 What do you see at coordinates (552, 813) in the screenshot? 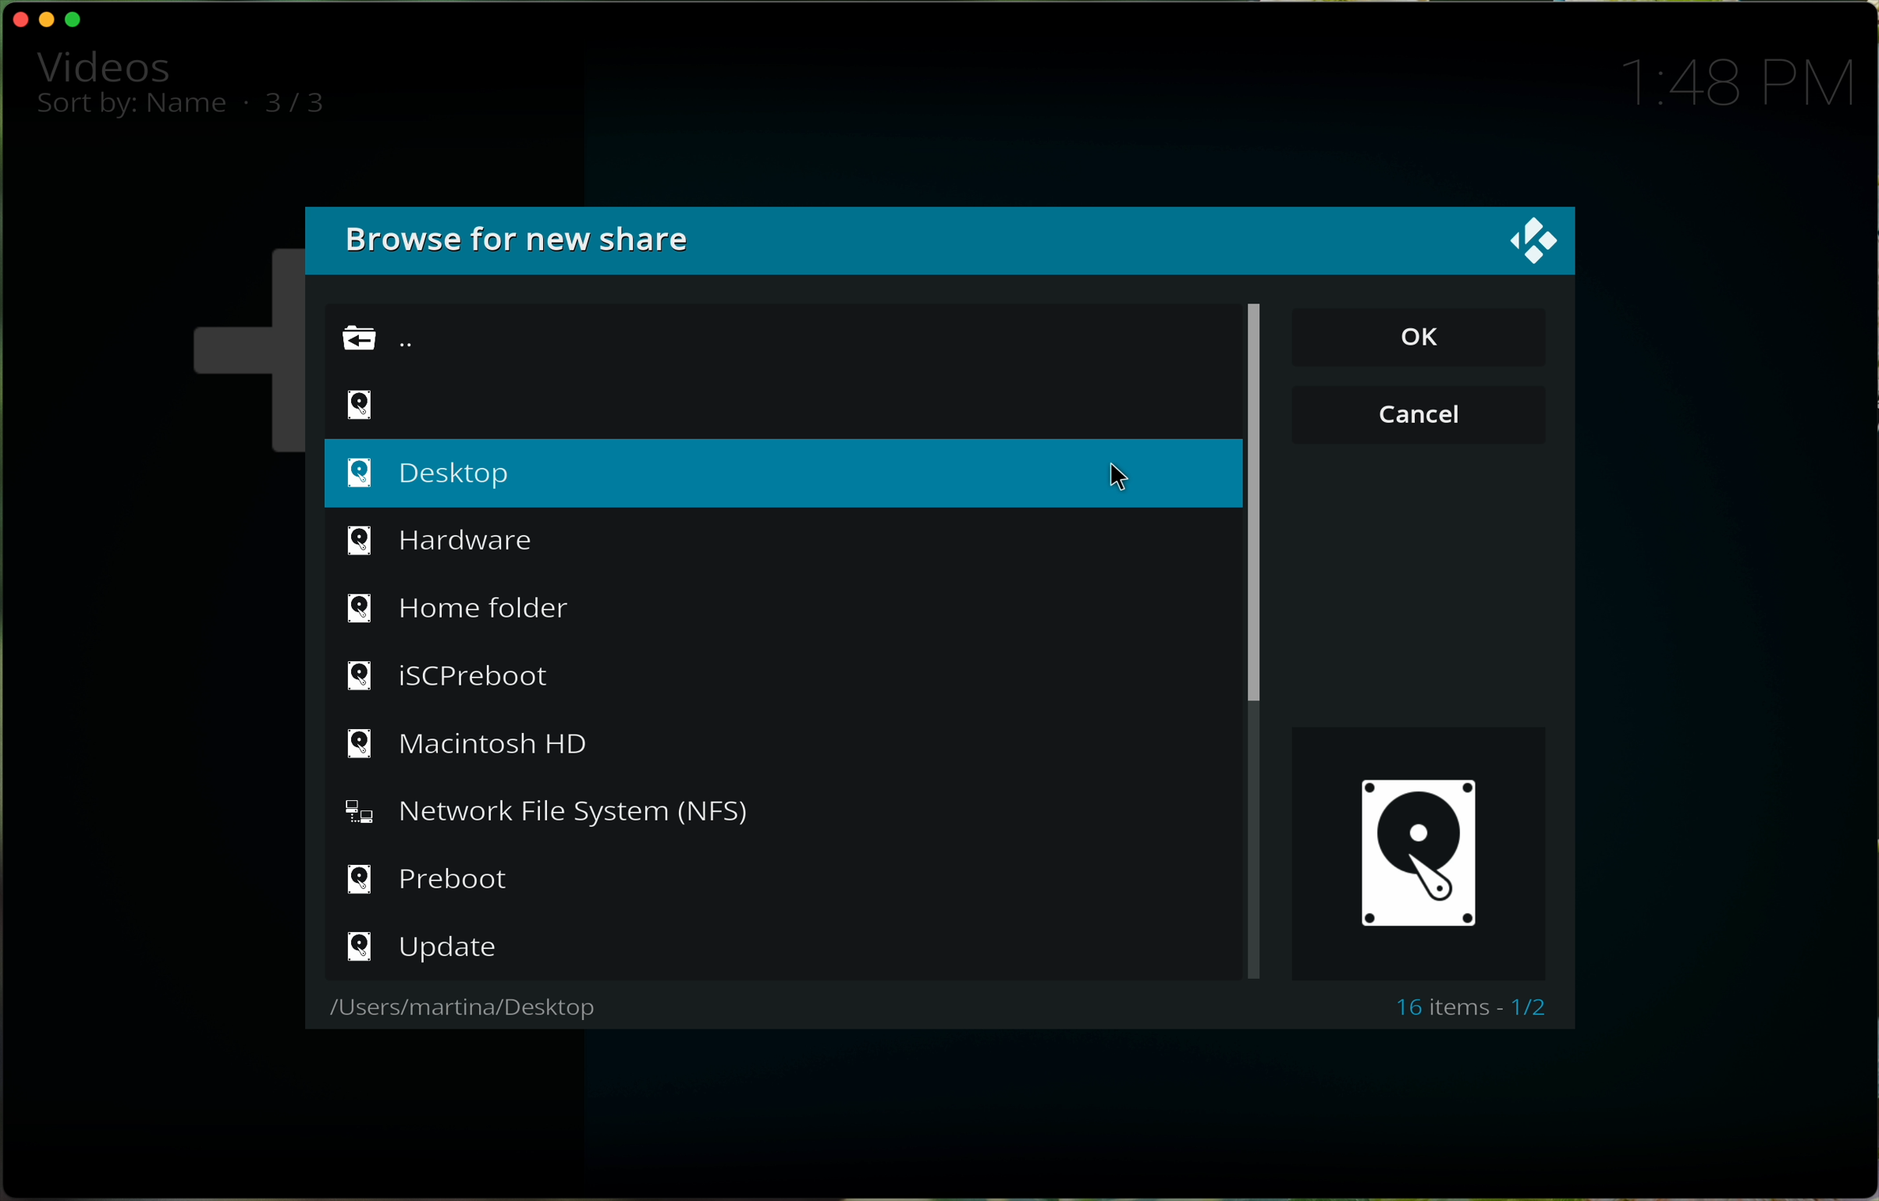
I see `Network File System (NFS)` at bounding box center [552, 813].